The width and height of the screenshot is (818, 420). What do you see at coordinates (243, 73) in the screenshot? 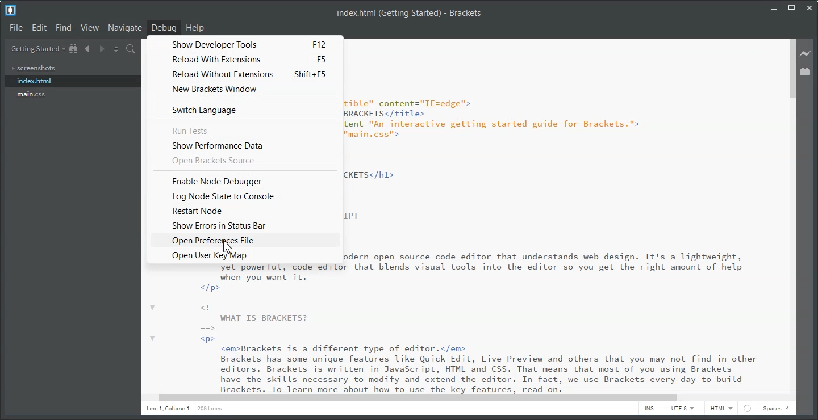
I see `Reload Without Extensions` at bounding box center [243, 73].